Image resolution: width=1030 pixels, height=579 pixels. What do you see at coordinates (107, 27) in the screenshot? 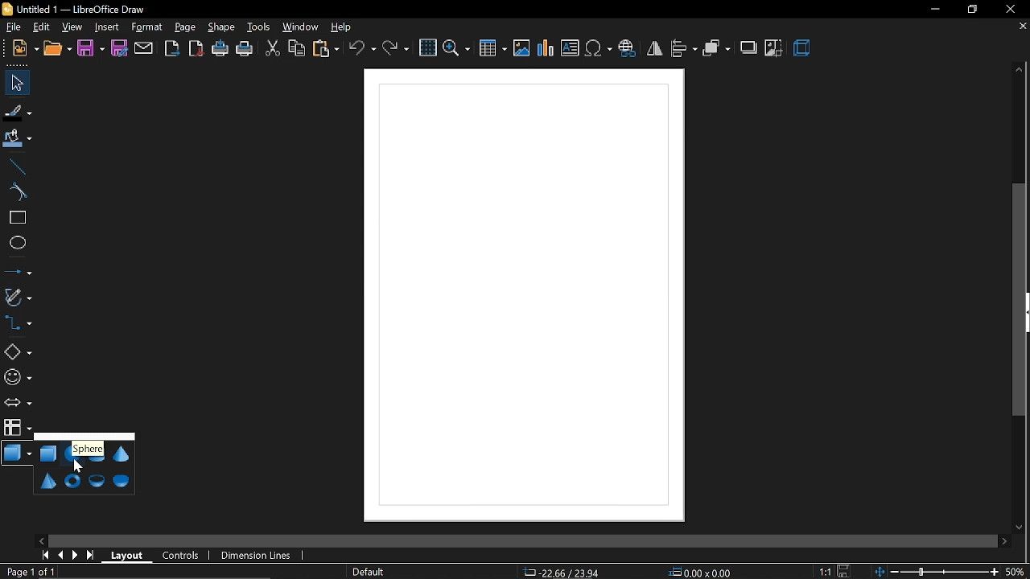
I see `insert` at bounding box center [107, 27].